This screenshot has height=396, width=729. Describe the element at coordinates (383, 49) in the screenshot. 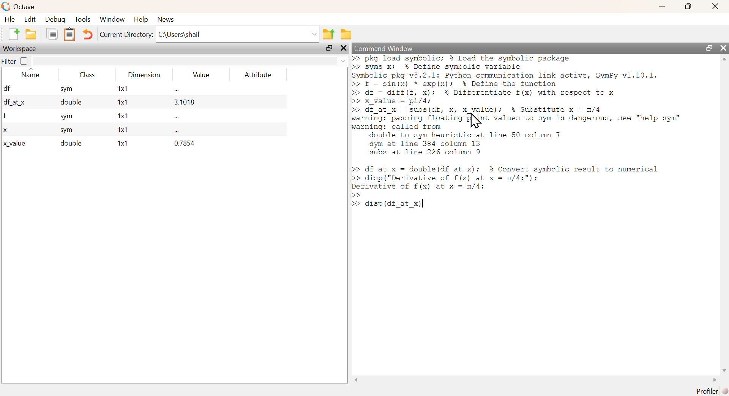

I see `Command Window` at that location.